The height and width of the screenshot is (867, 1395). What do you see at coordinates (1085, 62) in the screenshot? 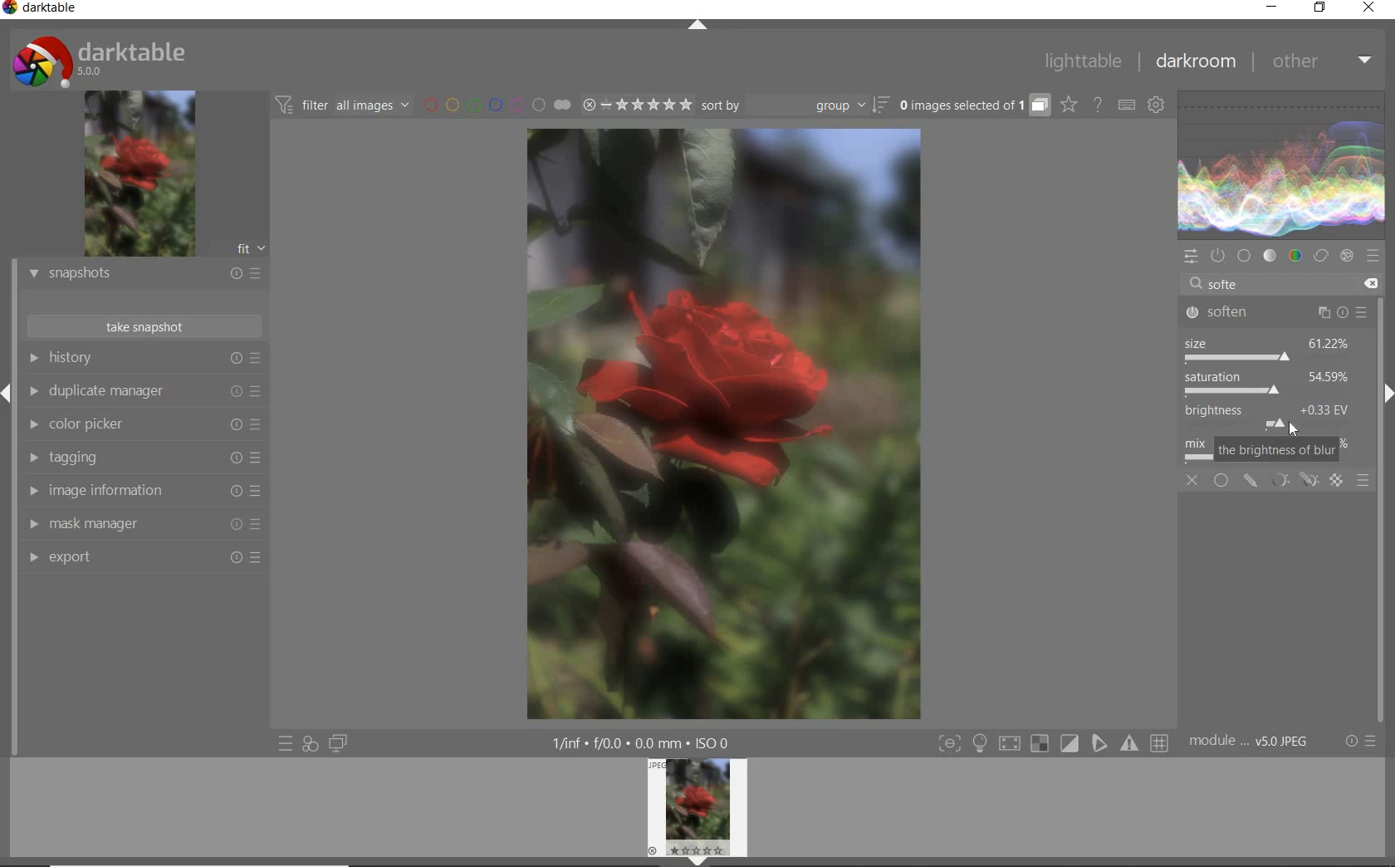
I see `lighttable` at bounding box center [1085, 62].